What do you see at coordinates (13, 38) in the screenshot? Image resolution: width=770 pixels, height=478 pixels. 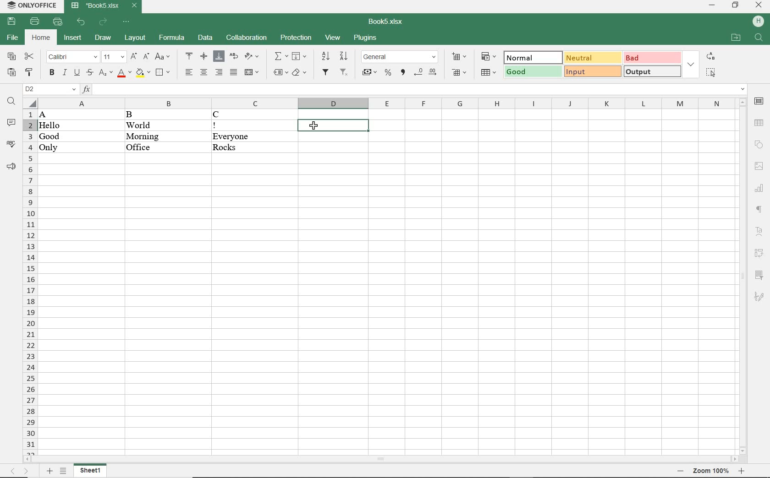 I see `FILE` at bounding box center [13, 38].